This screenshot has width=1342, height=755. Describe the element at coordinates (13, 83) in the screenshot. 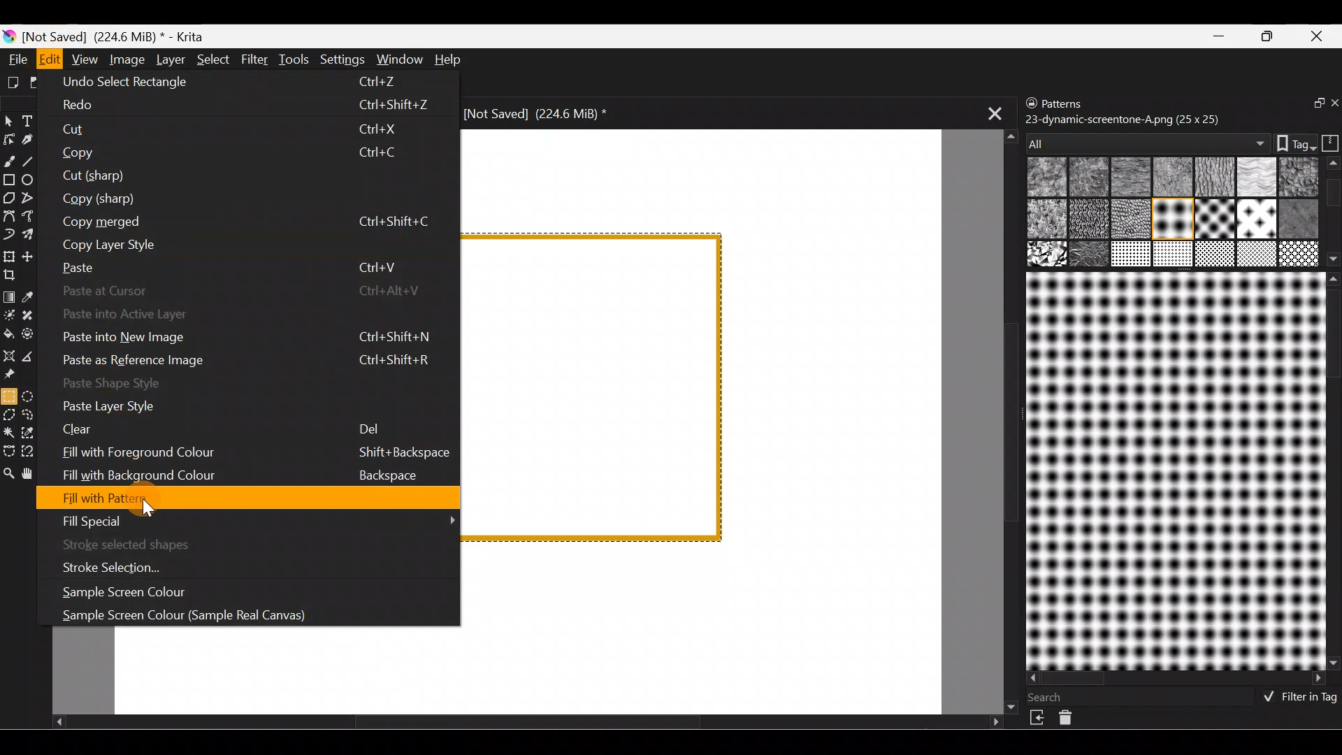

I see `Create new document` at that location.